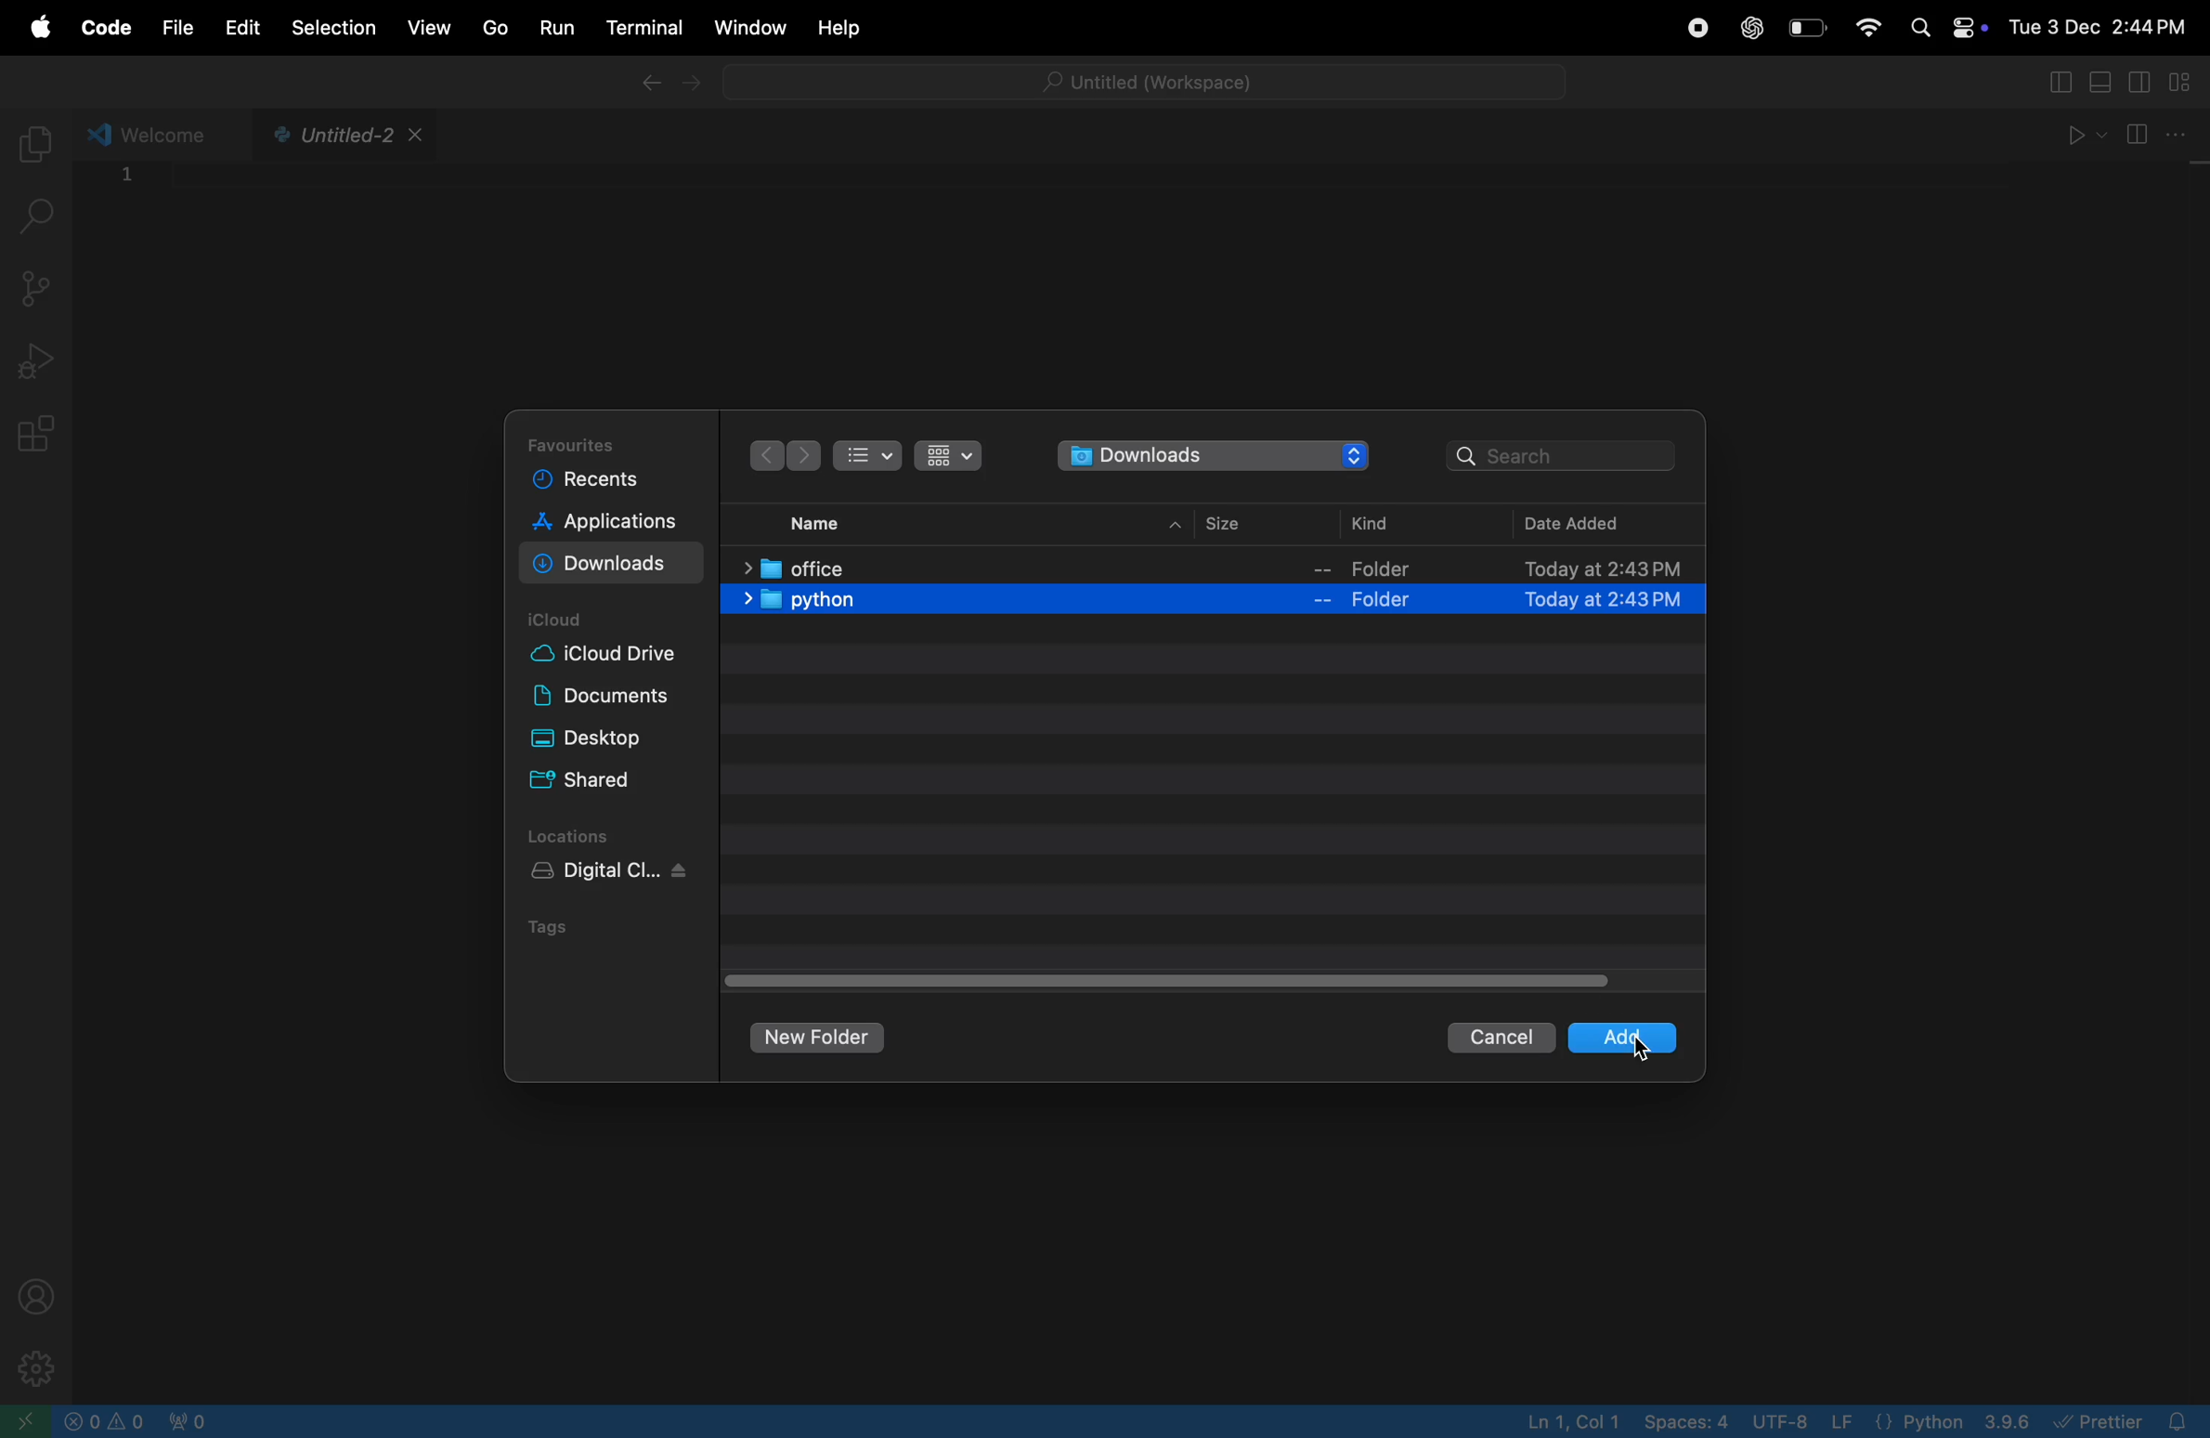  Describe the element at coordinates (39, 354) in the screenshot. I see `run debug` at that location.